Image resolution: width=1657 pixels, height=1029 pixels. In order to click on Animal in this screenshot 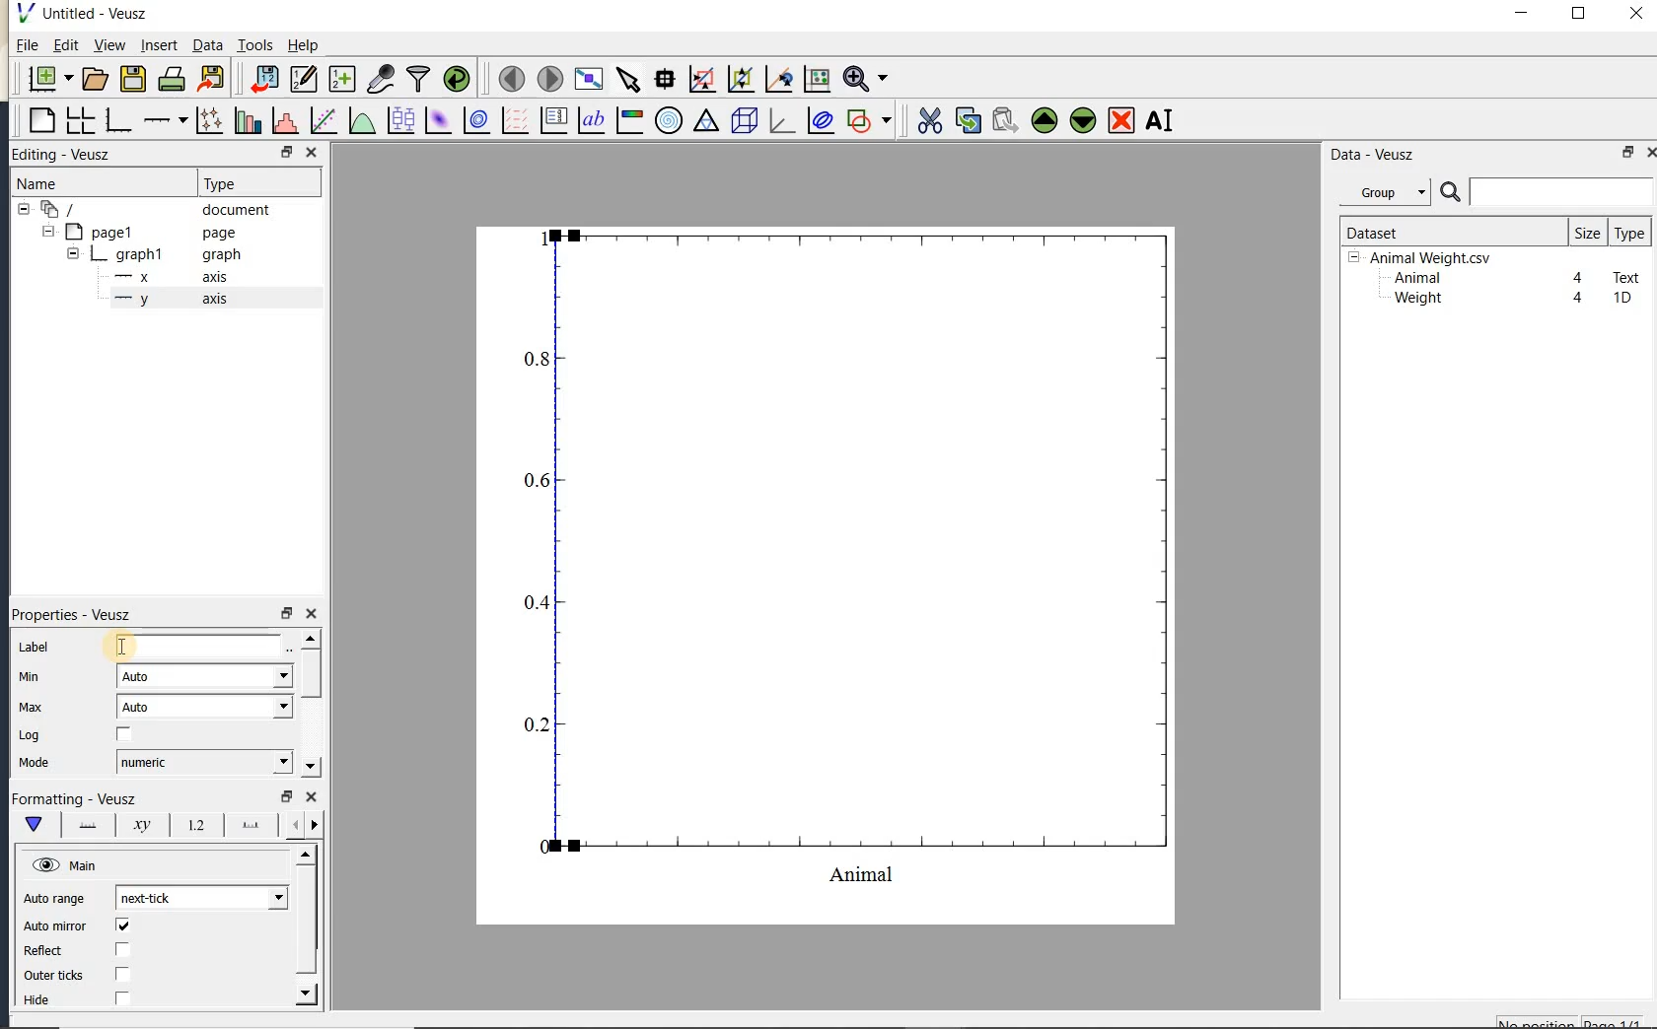, I will do `click(201, 648)`.